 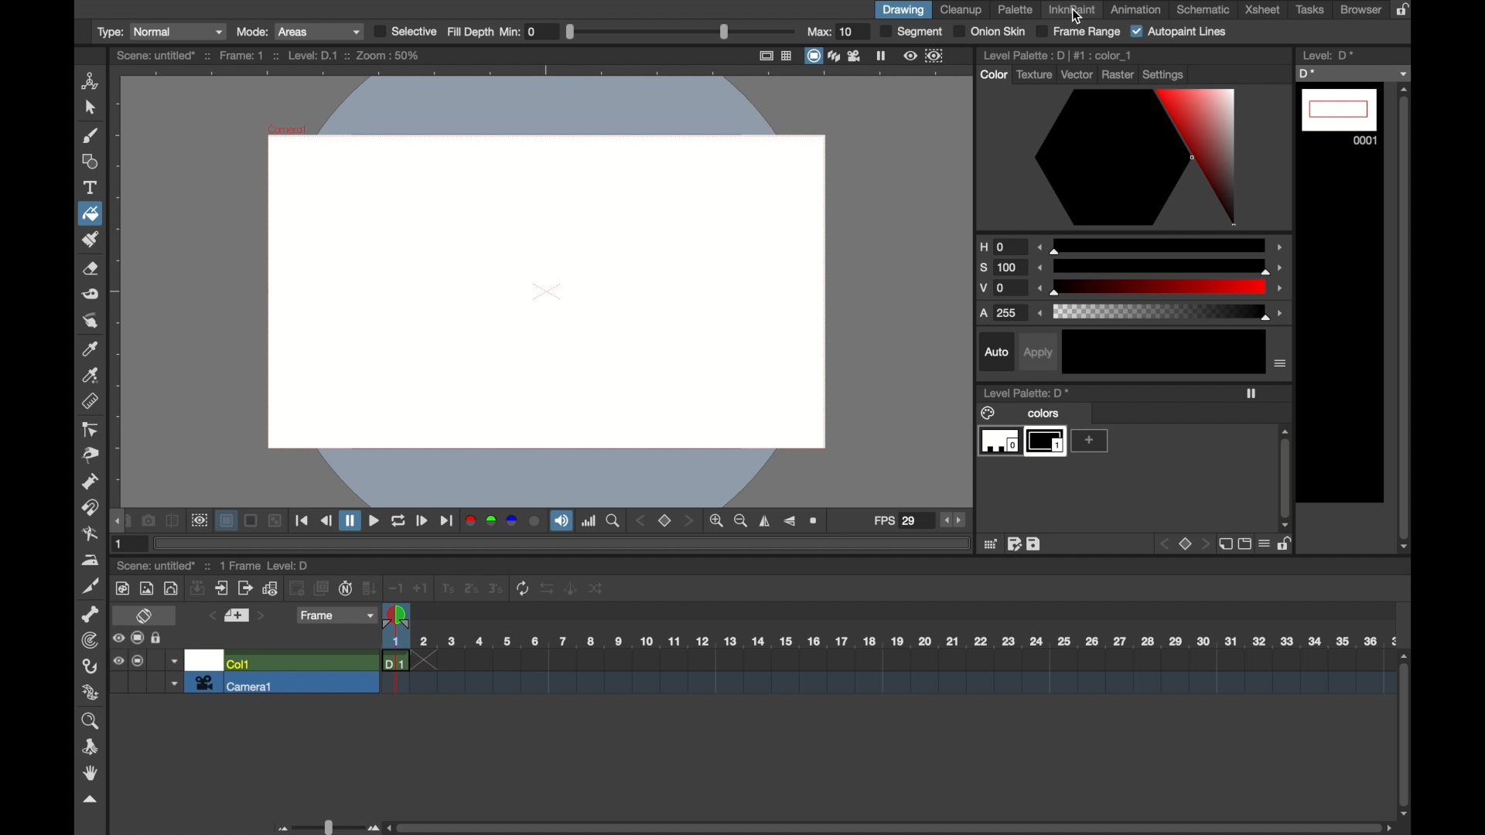 What do you see at coordinates (664, 521) in the screenshot?
I see `stop` at bounding box center [664, 521].